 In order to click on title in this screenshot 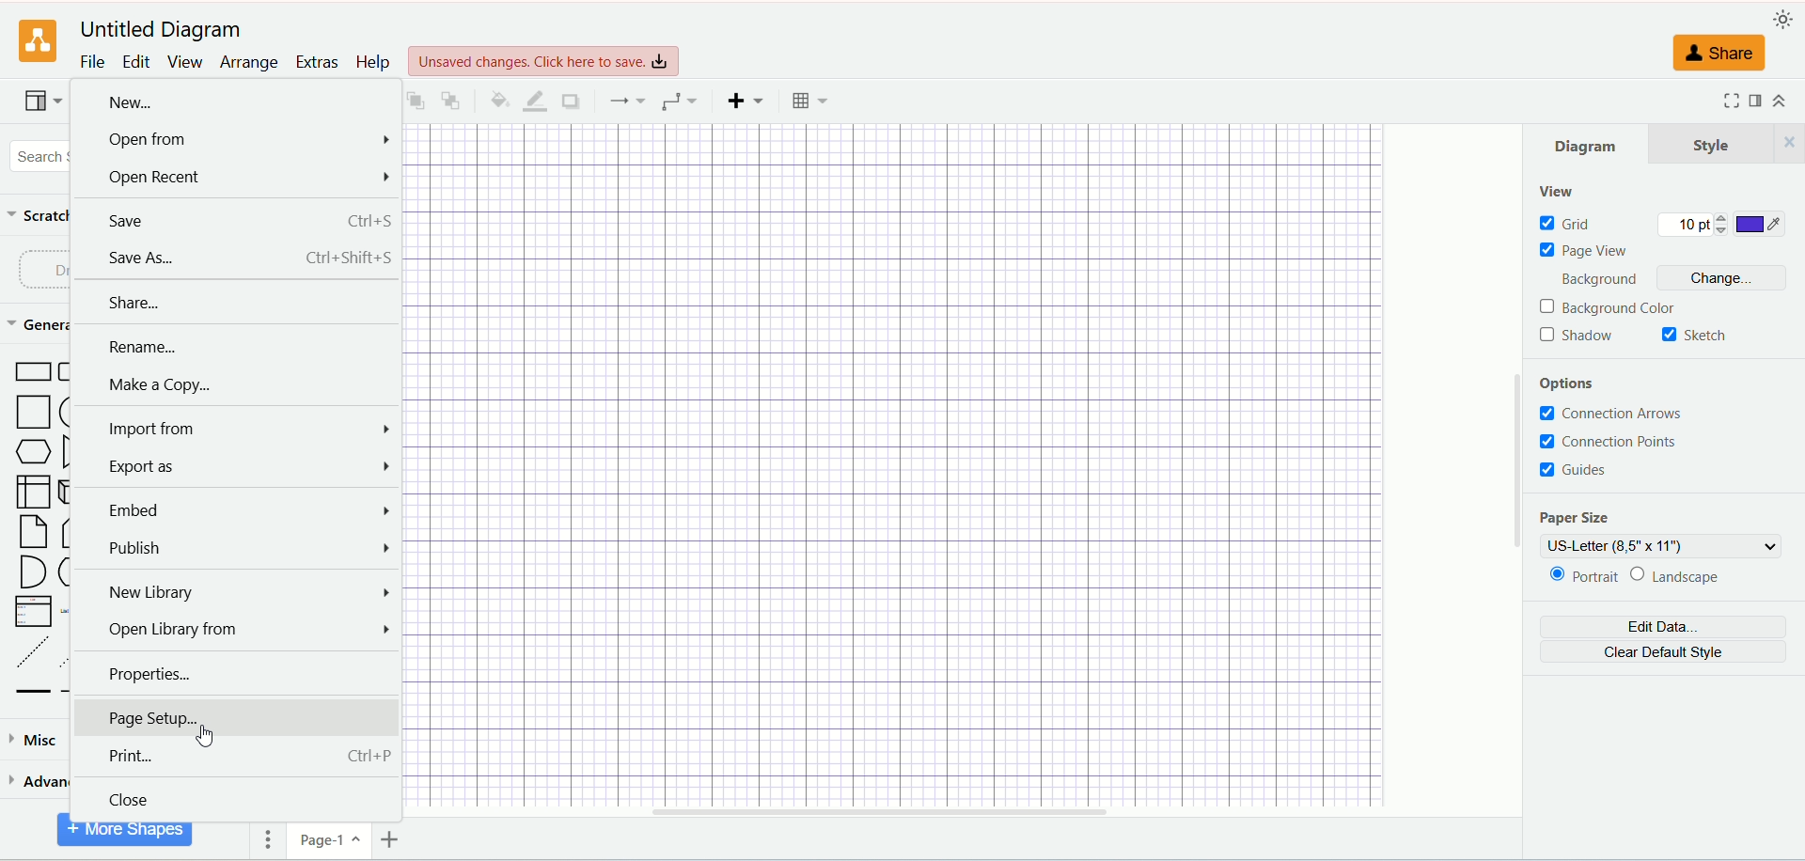, I will do `click(158, 27)`.